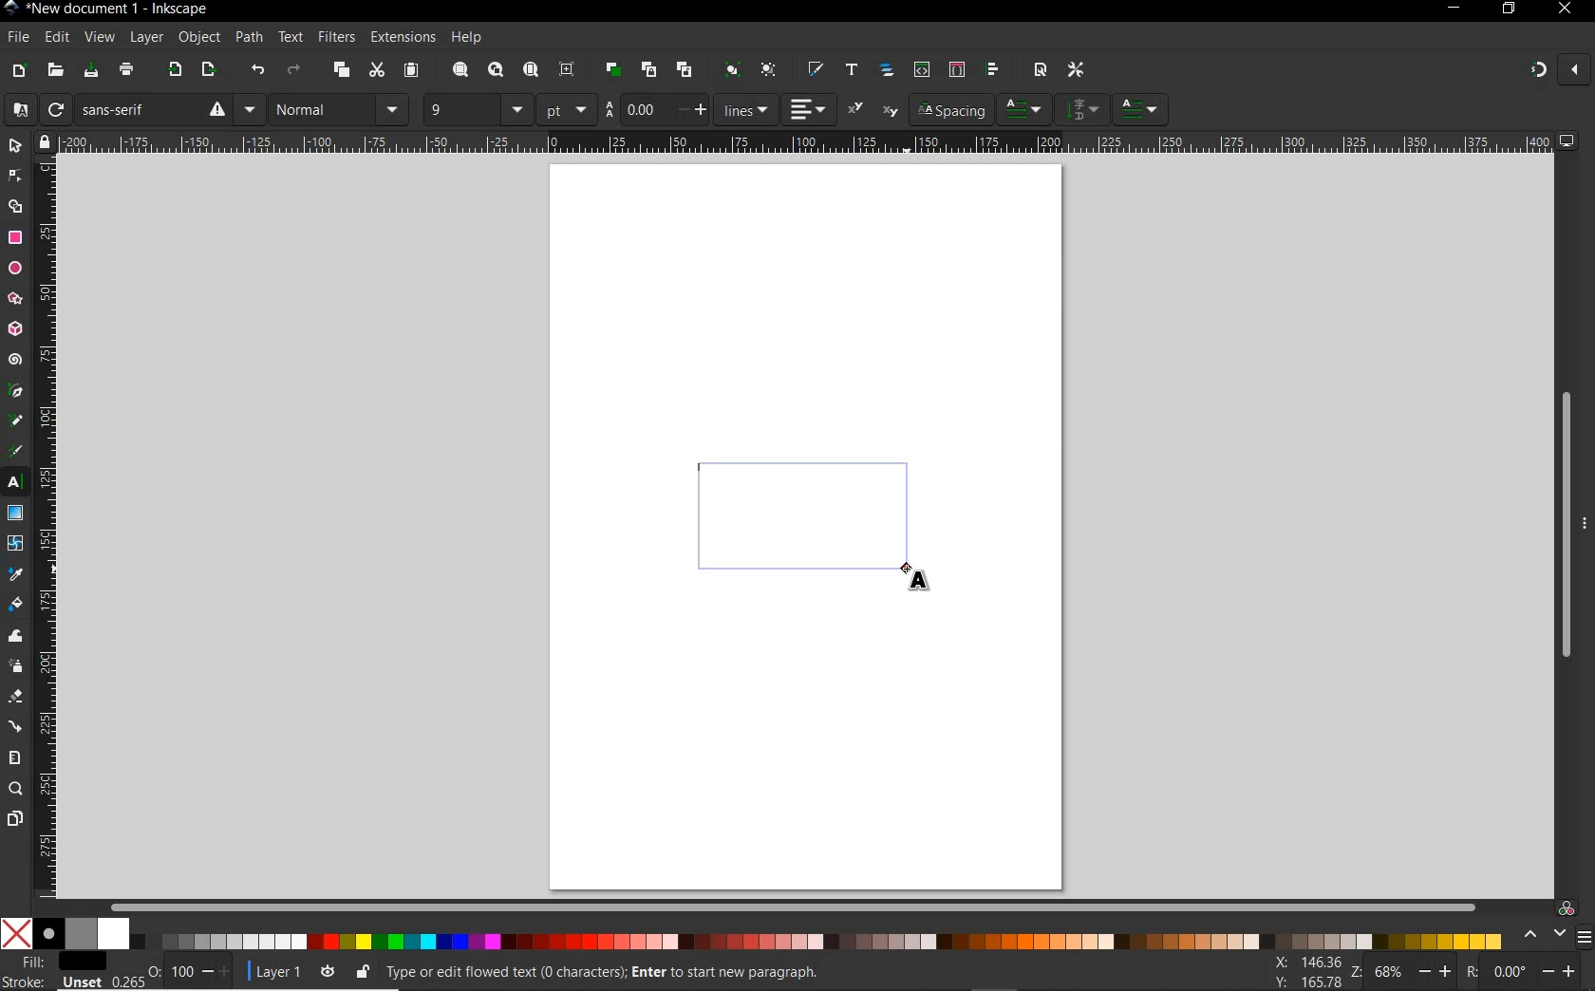 Image resolution: width=1595 pixels, height=991 pixels. What do you see at coordinates (91, 71) in the screenshot?
I see `save` at bounding box center [91, 71].